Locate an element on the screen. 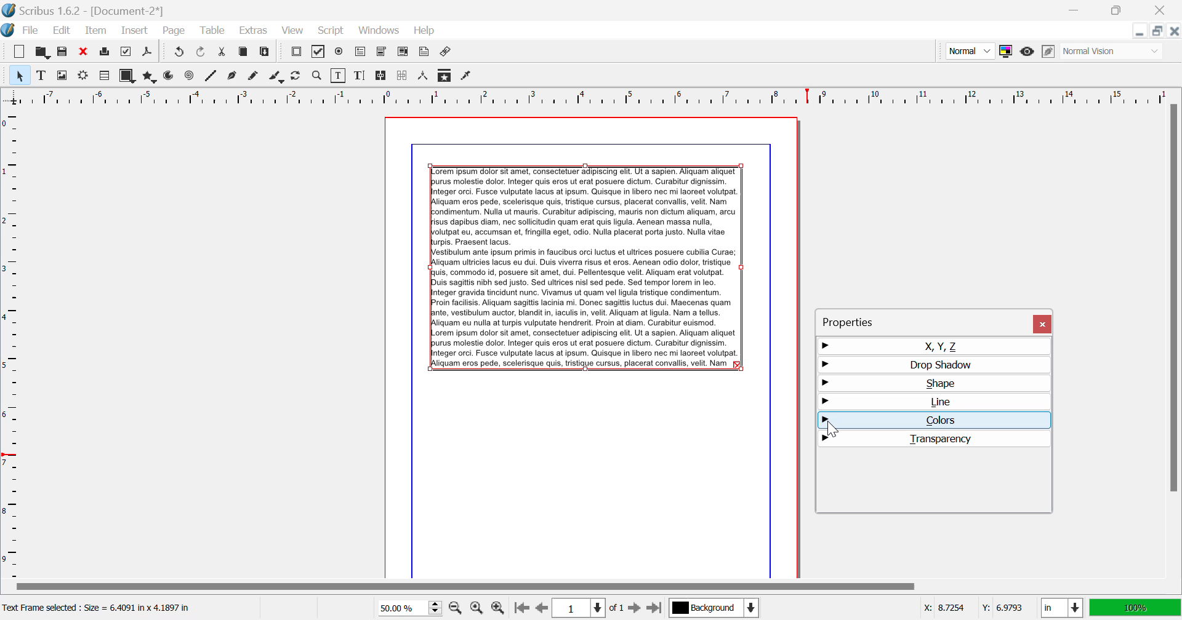  Background is located at coordinates (714, 609).